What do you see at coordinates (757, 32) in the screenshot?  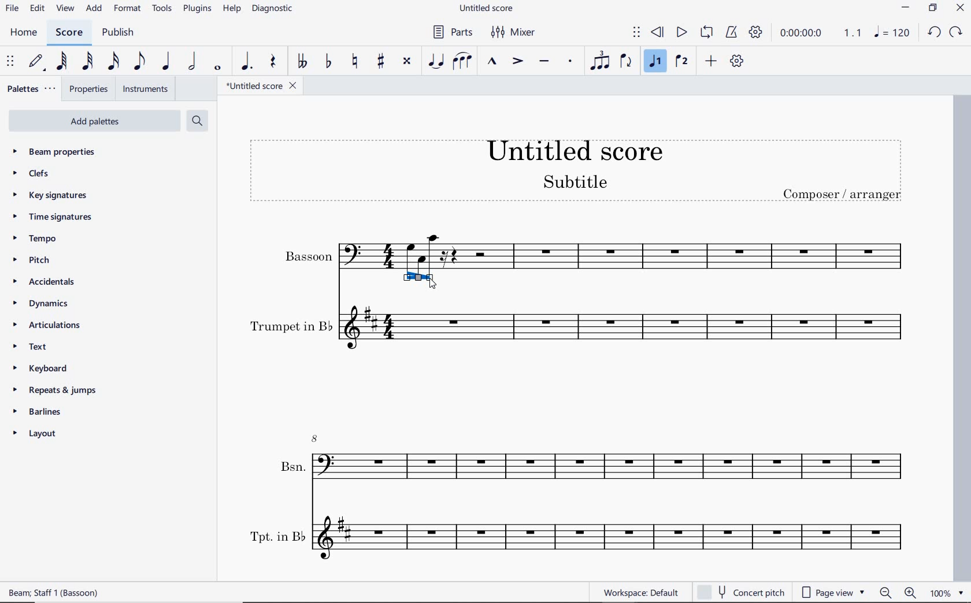 I see `playback settings` at bounding box center [757, 32].